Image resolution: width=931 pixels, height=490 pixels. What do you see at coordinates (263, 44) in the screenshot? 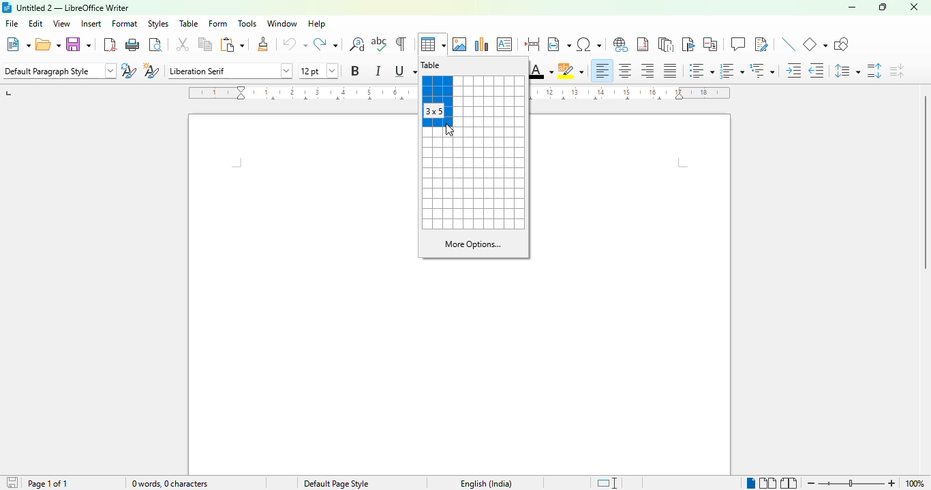
I see `clone formatting` at bounding box center [263, 44].